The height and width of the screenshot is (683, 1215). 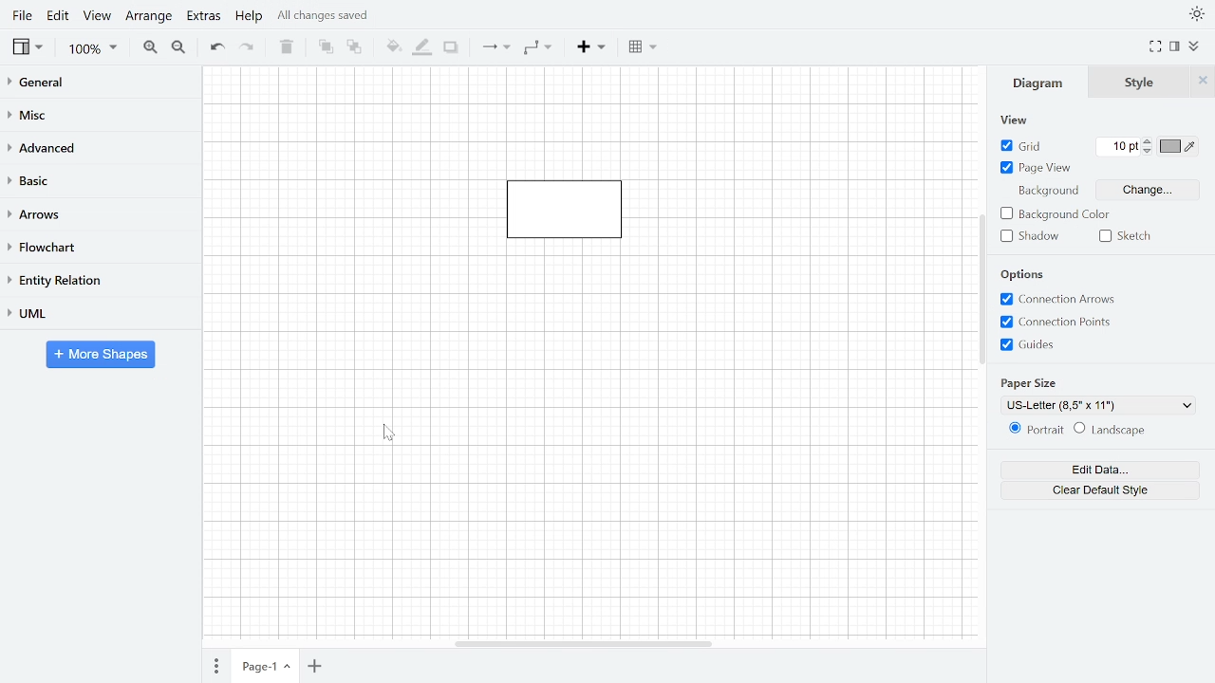 What do you see at coordinates (1112, 430) in the screenshot?
I see `Landscape` at bounding box center [1112, 430].